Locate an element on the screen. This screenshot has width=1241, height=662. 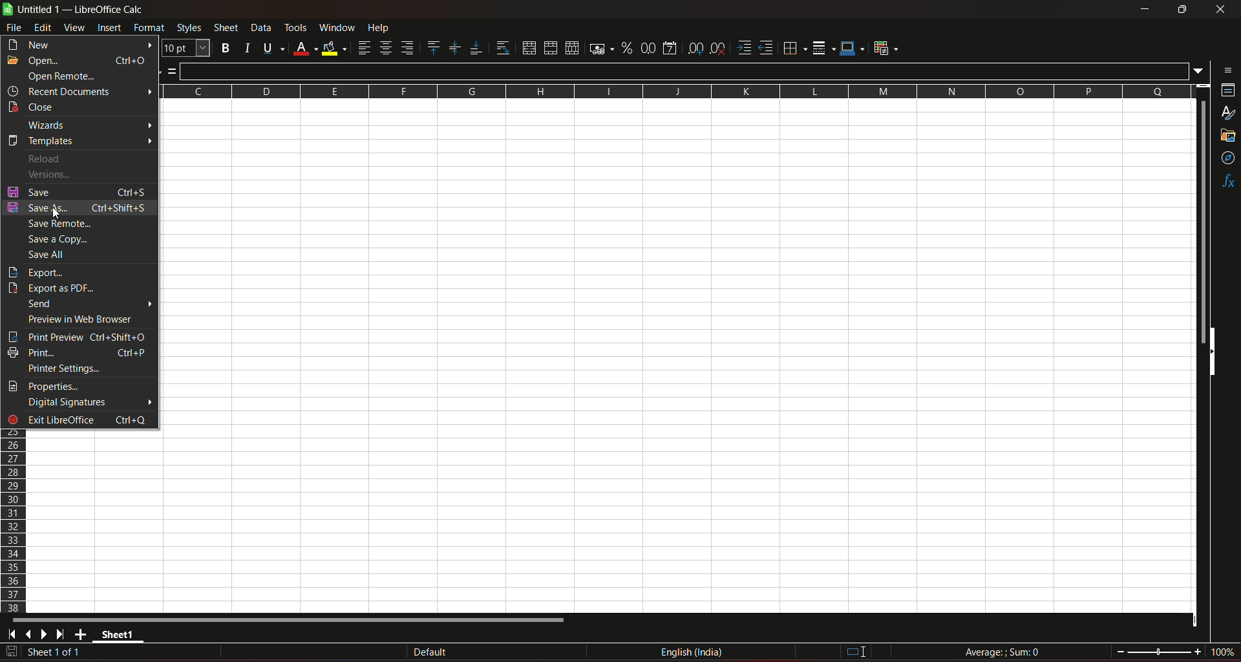
merge and center is located at coordinates (527, 47).